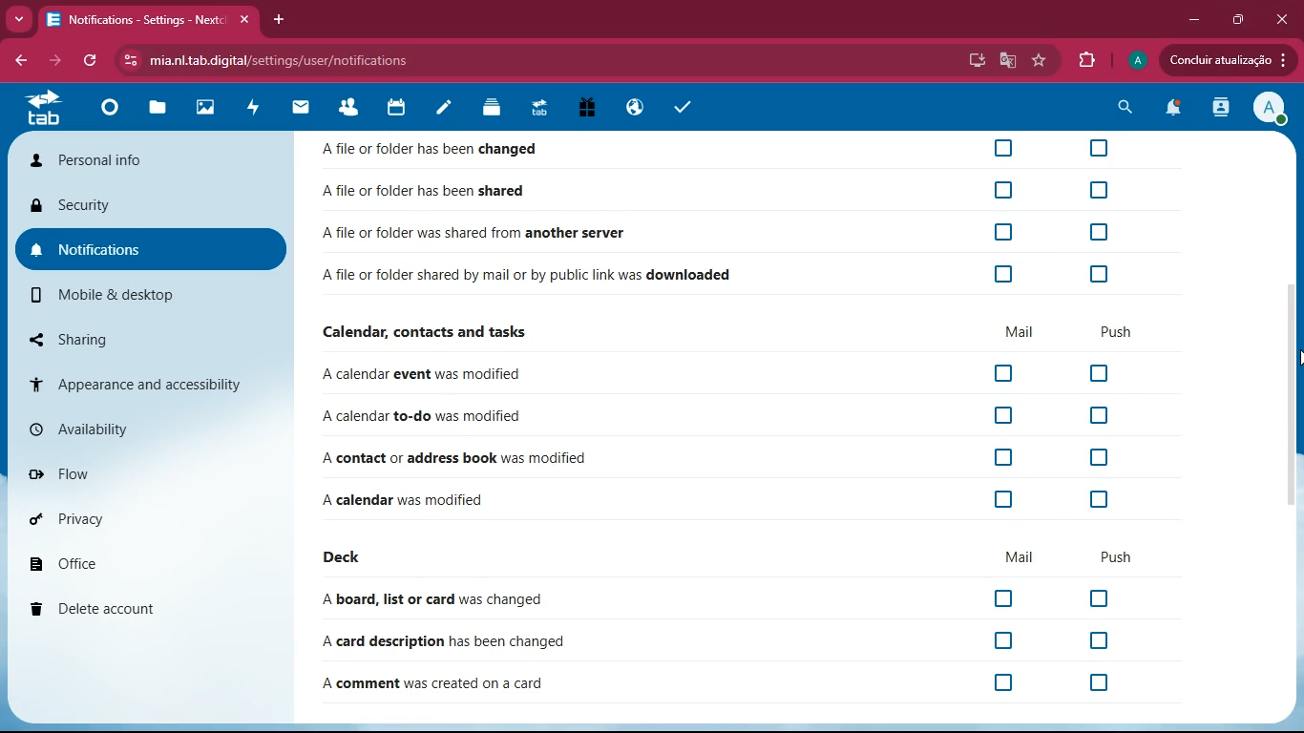 This screenshot has height=733, width=1304. Describe the element at coordinates (455, 459) in the screenshot. I see `A contact or address book was modified` at that location.